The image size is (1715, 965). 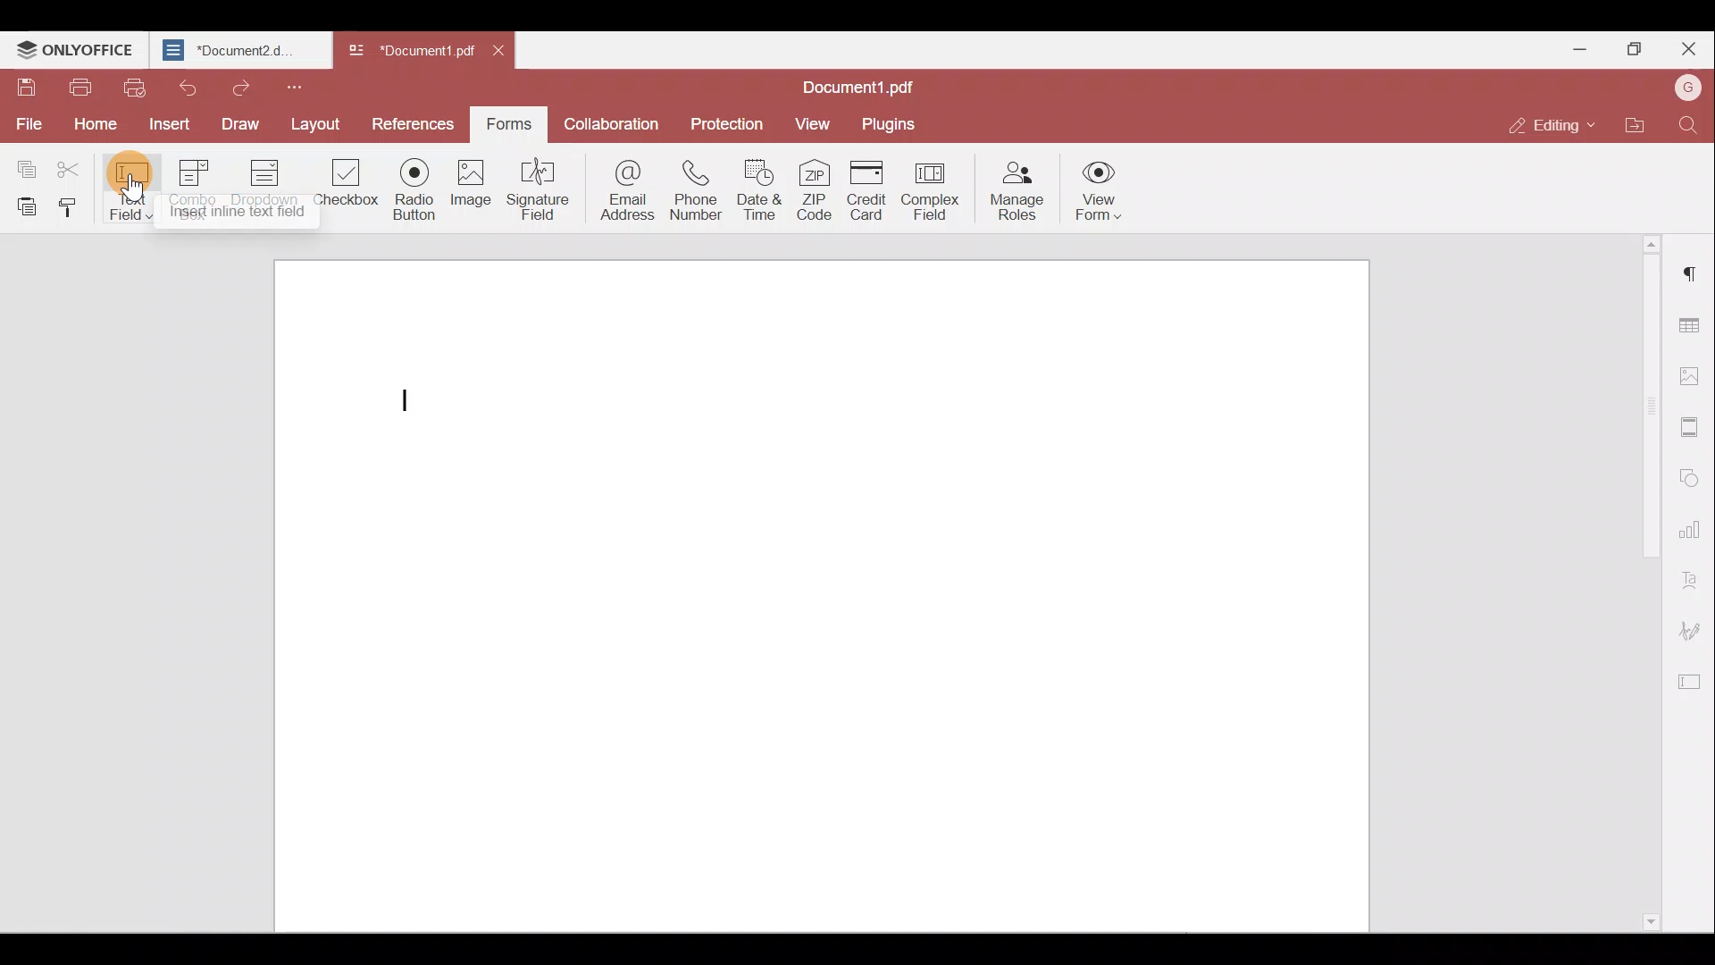 I want to click on Text Art settings, so click(x=1694, y=575).